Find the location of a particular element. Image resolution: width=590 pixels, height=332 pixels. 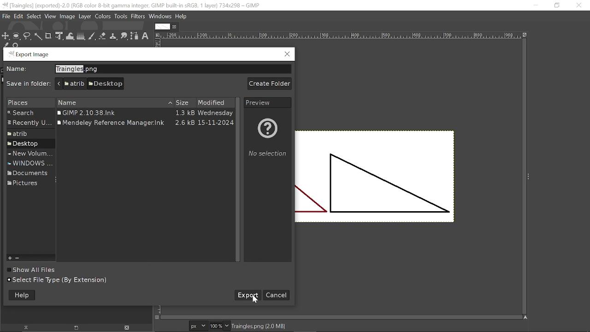

zoom tool is located at coordinates (17, 45).